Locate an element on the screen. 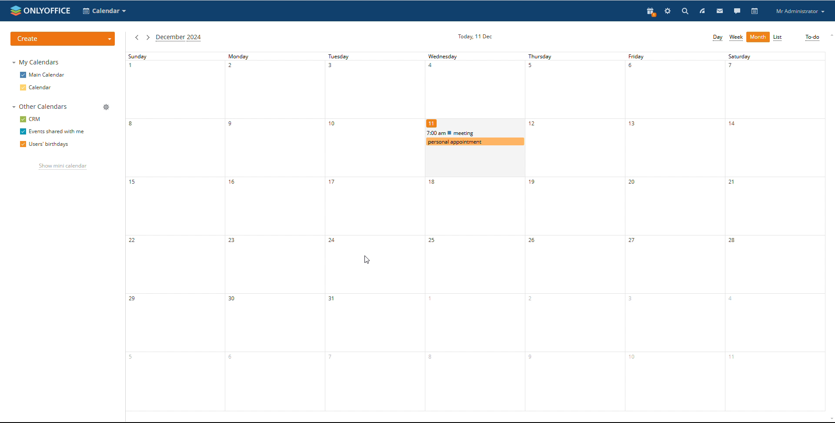  mouse pointer is located at coordinates (369, 260).